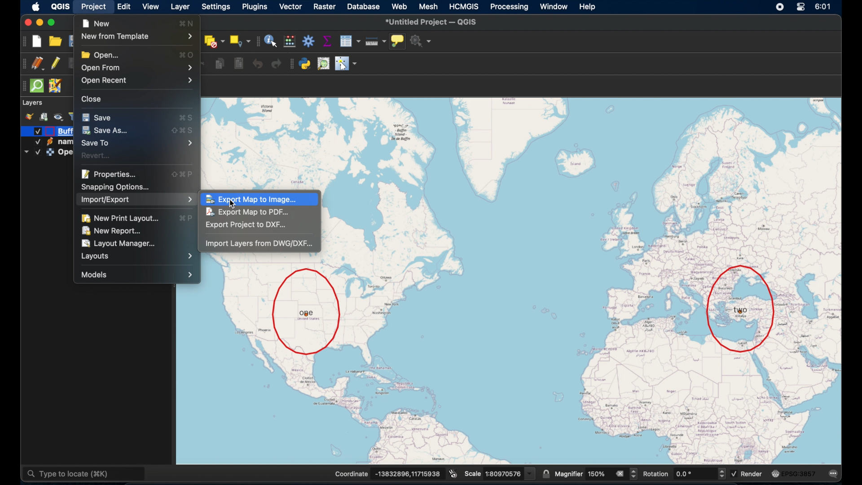 The width and height of the screenshot is (862, 485). Describe the element at coordinates (139, 68) in the screenshot. I see `open form` at that location.